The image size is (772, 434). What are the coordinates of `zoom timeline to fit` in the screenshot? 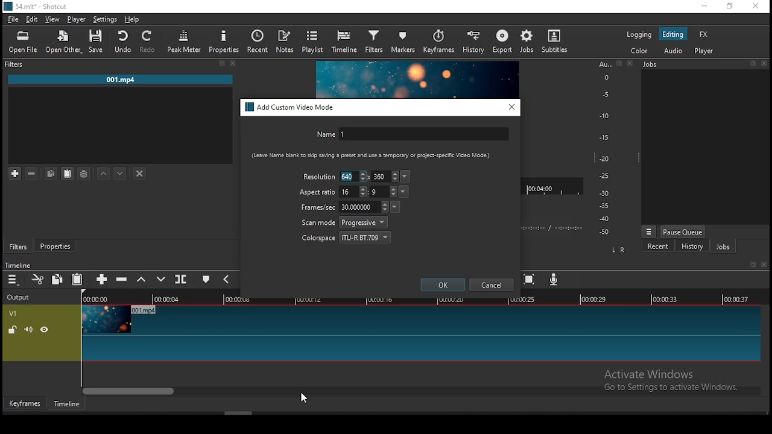 It's located at (530, 280).